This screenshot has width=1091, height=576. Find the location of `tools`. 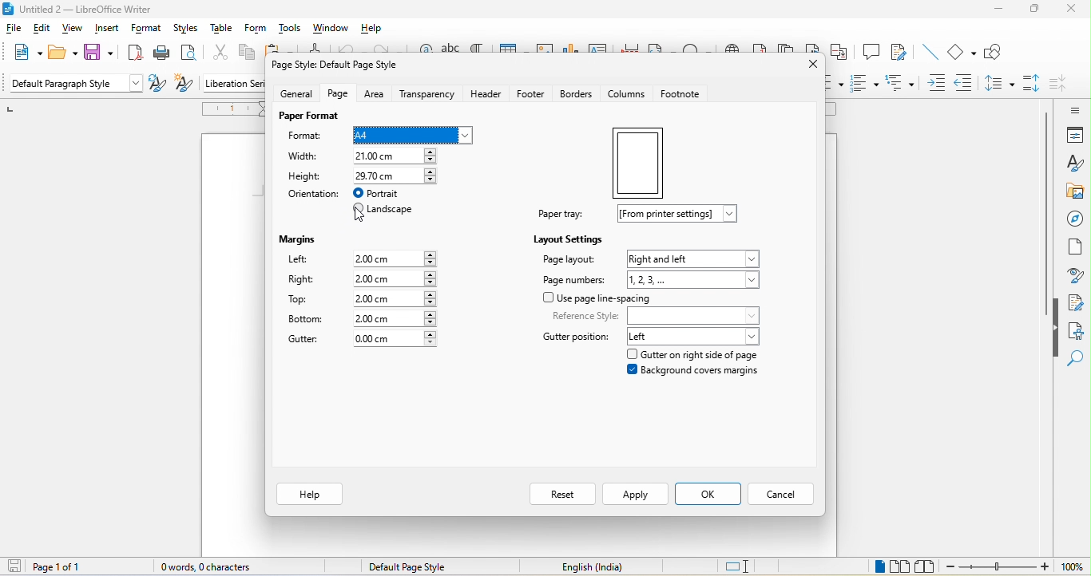

tools is located at coordinates (292, 30).